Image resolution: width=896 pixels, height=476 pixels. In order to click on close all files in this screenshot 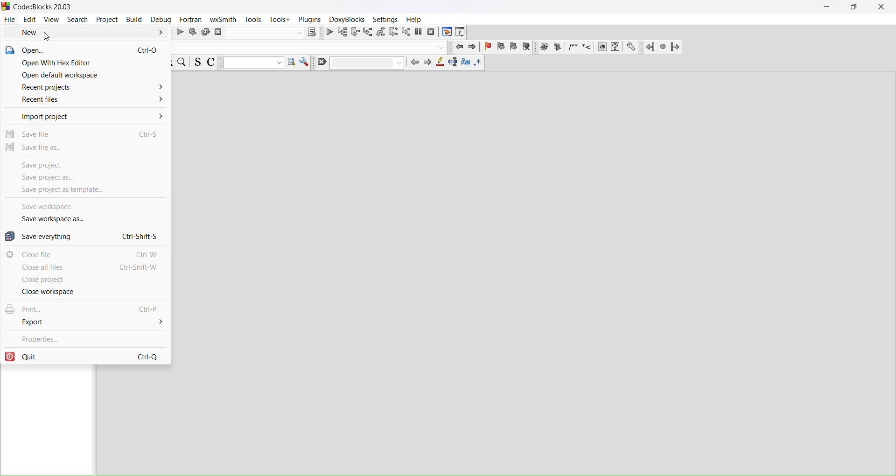, I will do `click(85, 268)`.